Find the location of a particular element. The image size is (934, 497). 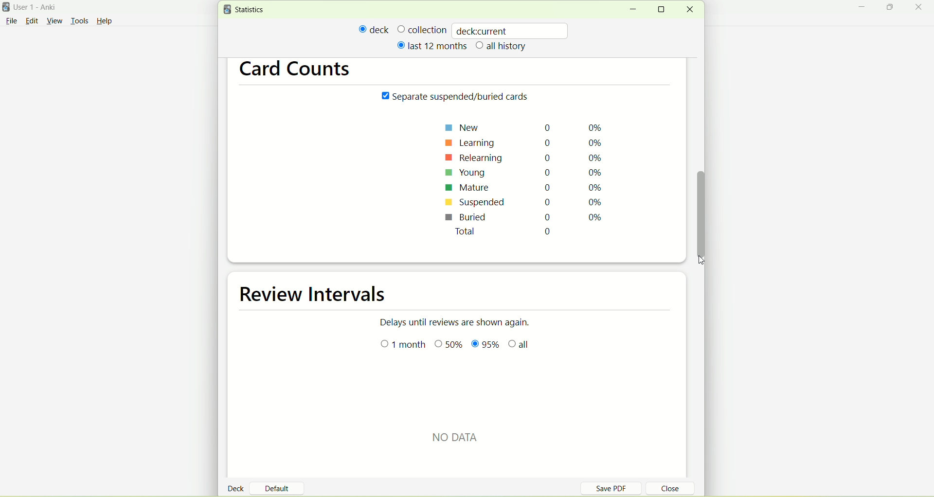

last 12 months is located at coordinates (431, 45).